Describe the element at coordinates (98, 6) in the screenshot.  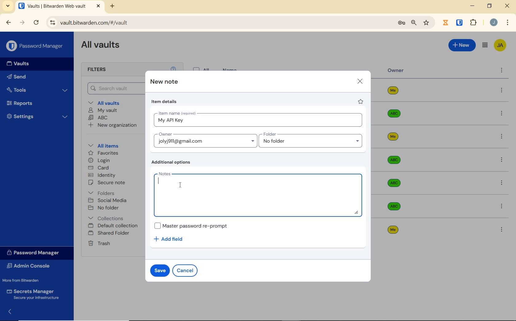
I see `CLOSE` at that location.